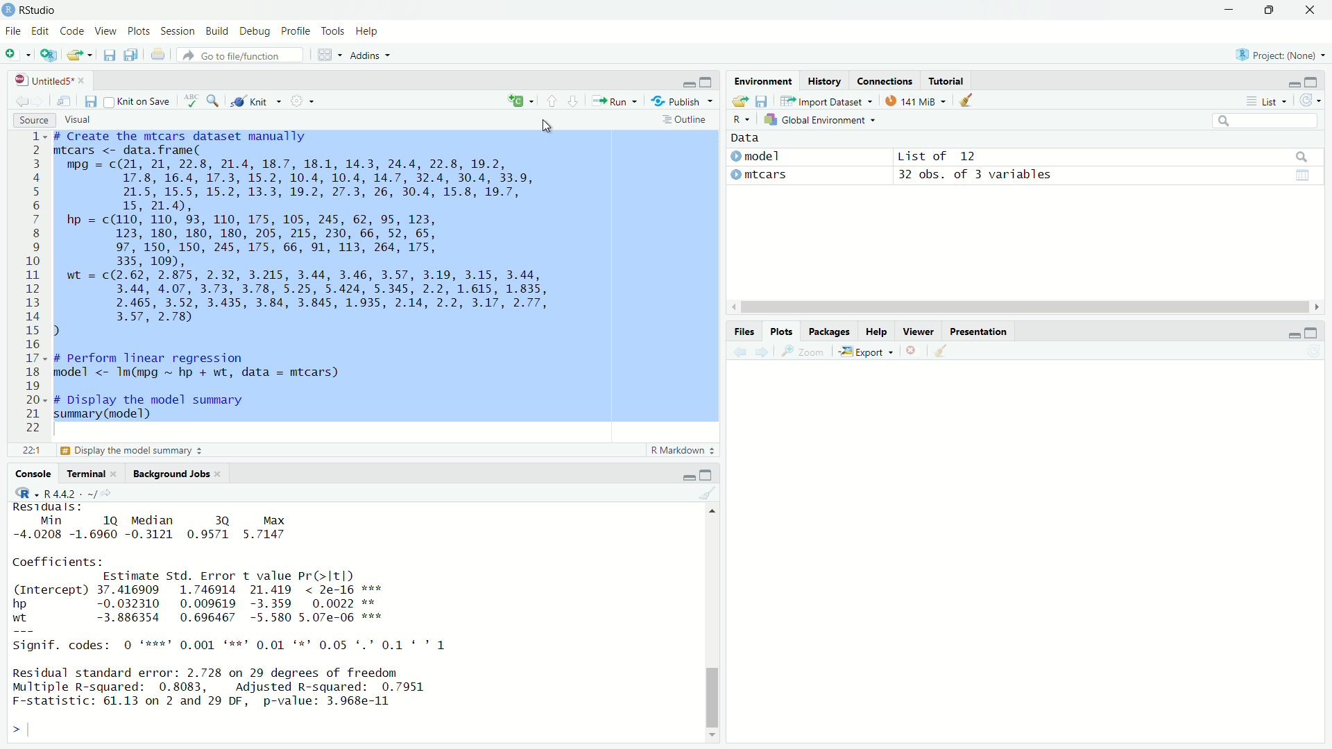 Image resolution: width=1332 pixels, height=749 pixels. Describe the element at coordinates (762, 82) in the screenshot. I see `Environment` at that location.